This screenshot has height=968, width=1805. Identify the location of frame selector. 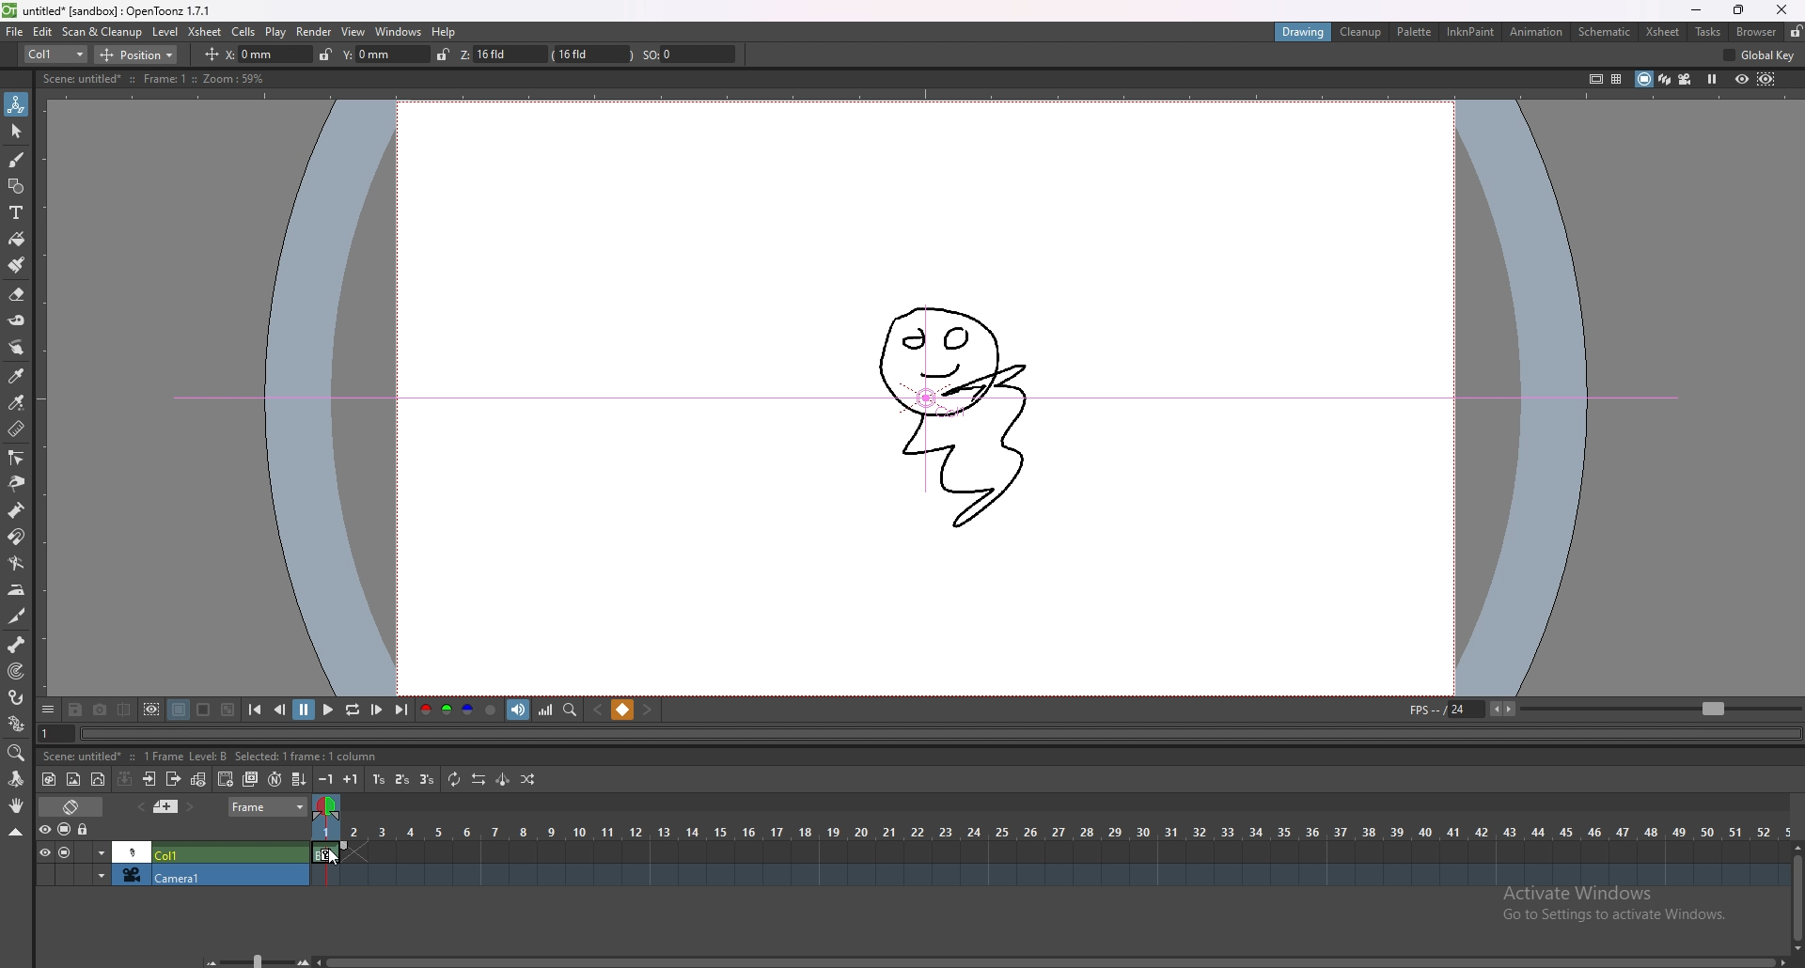
(329, 806).